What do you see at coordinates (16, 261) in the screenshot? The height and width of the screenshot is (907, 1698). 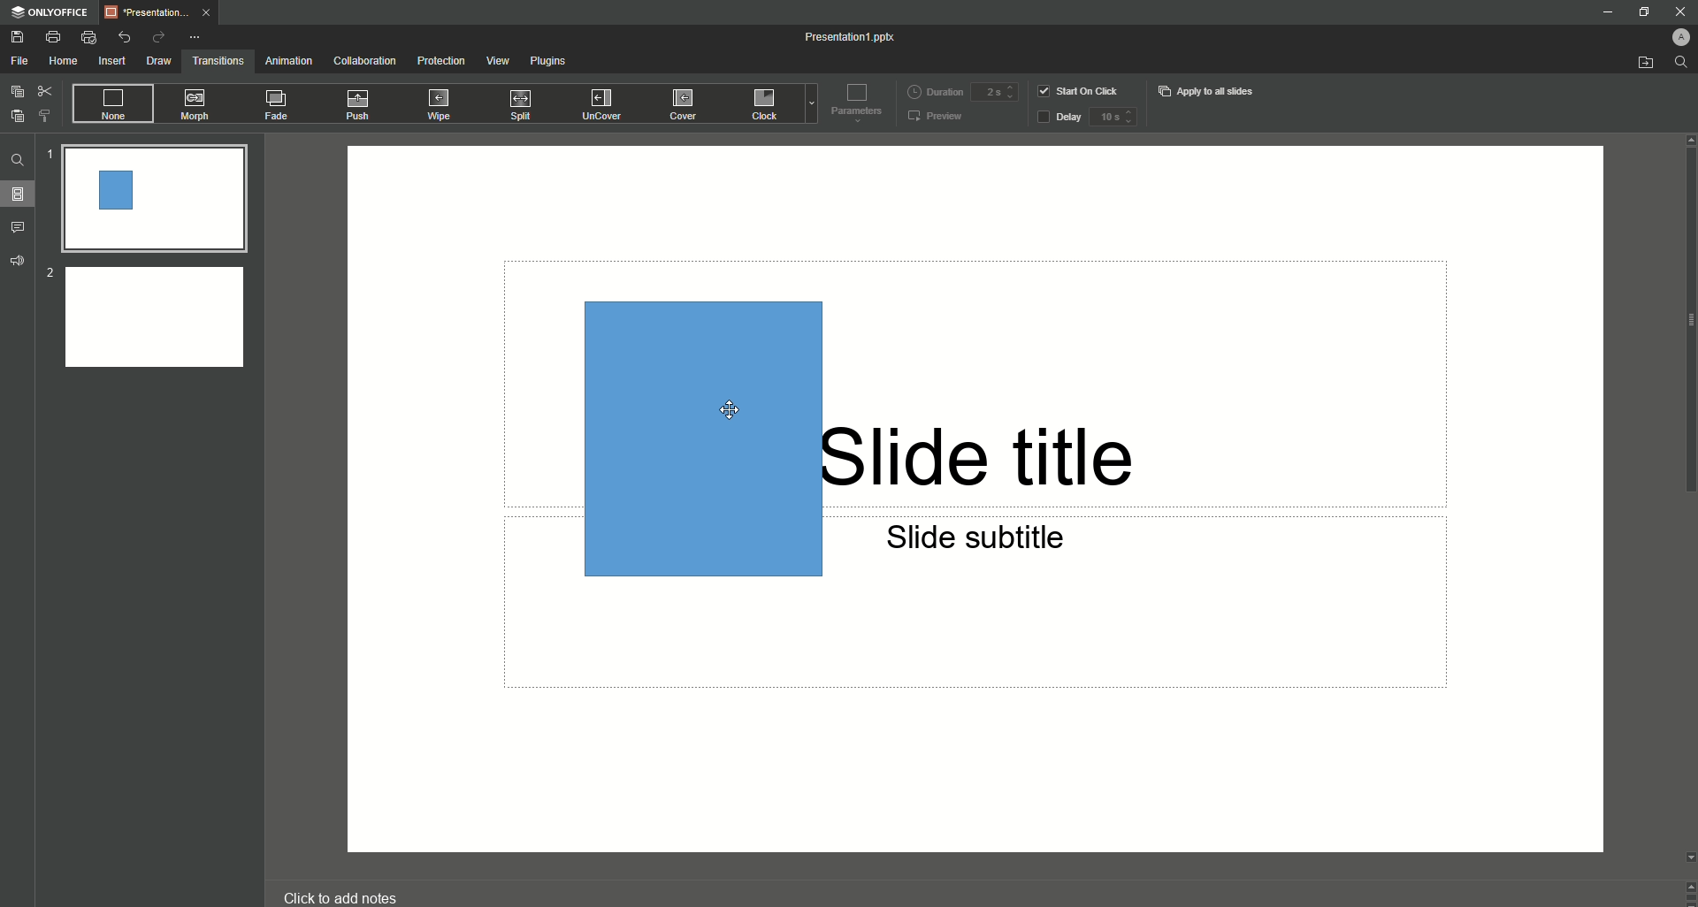 I see `Feedback` at bounding box center [16, 261].